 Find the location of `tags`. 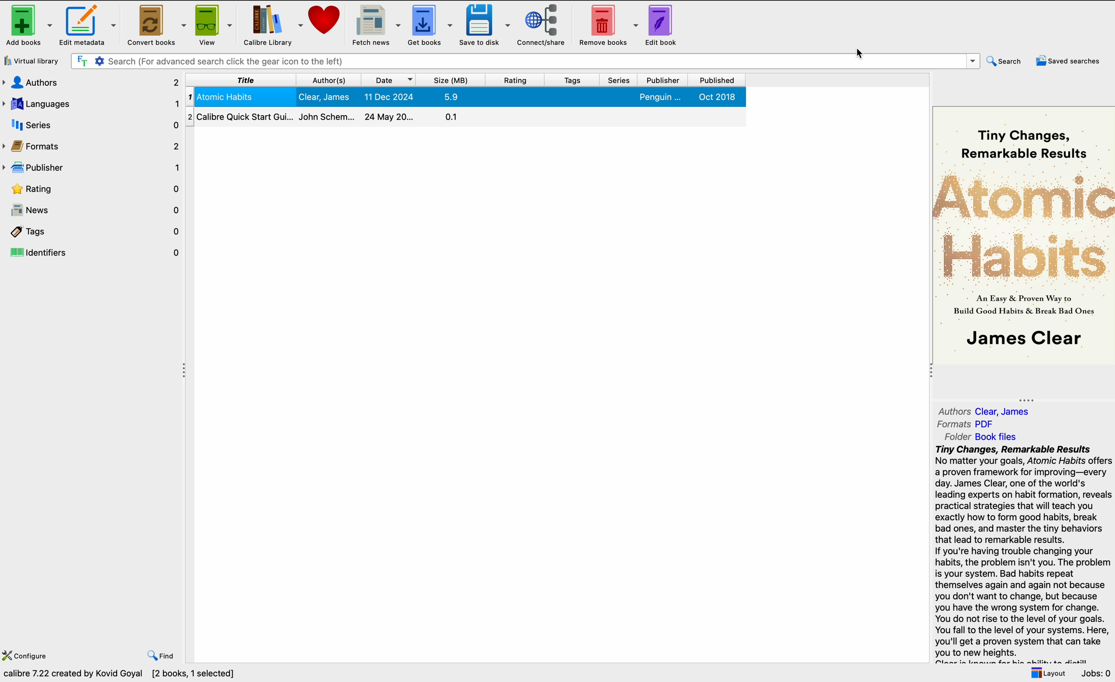

tags is located at coordinates (573, 81).